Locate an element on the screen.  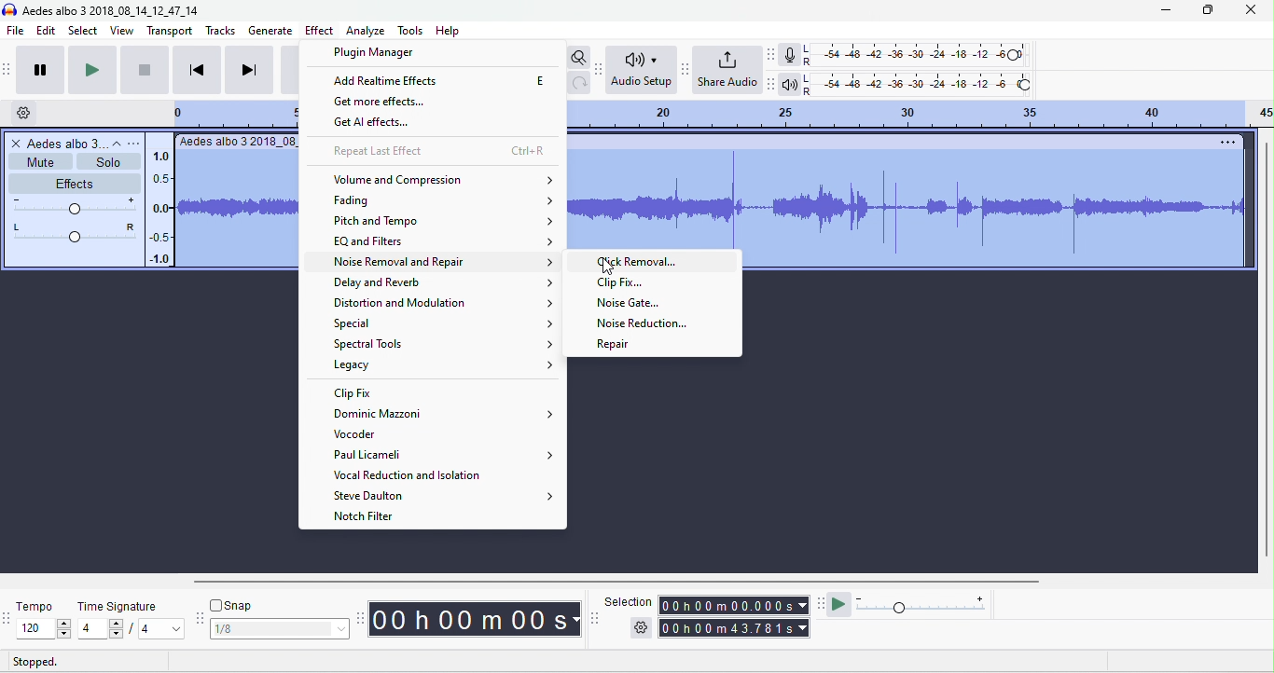
L is located at coordinates (808, 78).